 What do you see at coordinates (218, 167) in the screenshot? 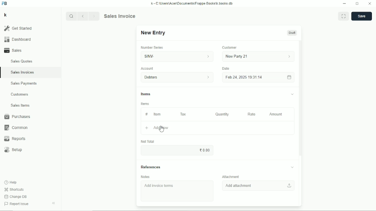
I see `References` at bounding box center [218, 167].